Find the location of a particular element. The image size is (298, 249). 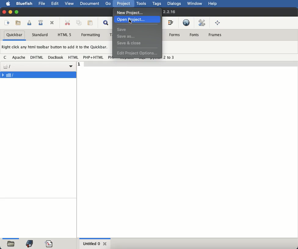

fonts is located at coordinates (195, 35).